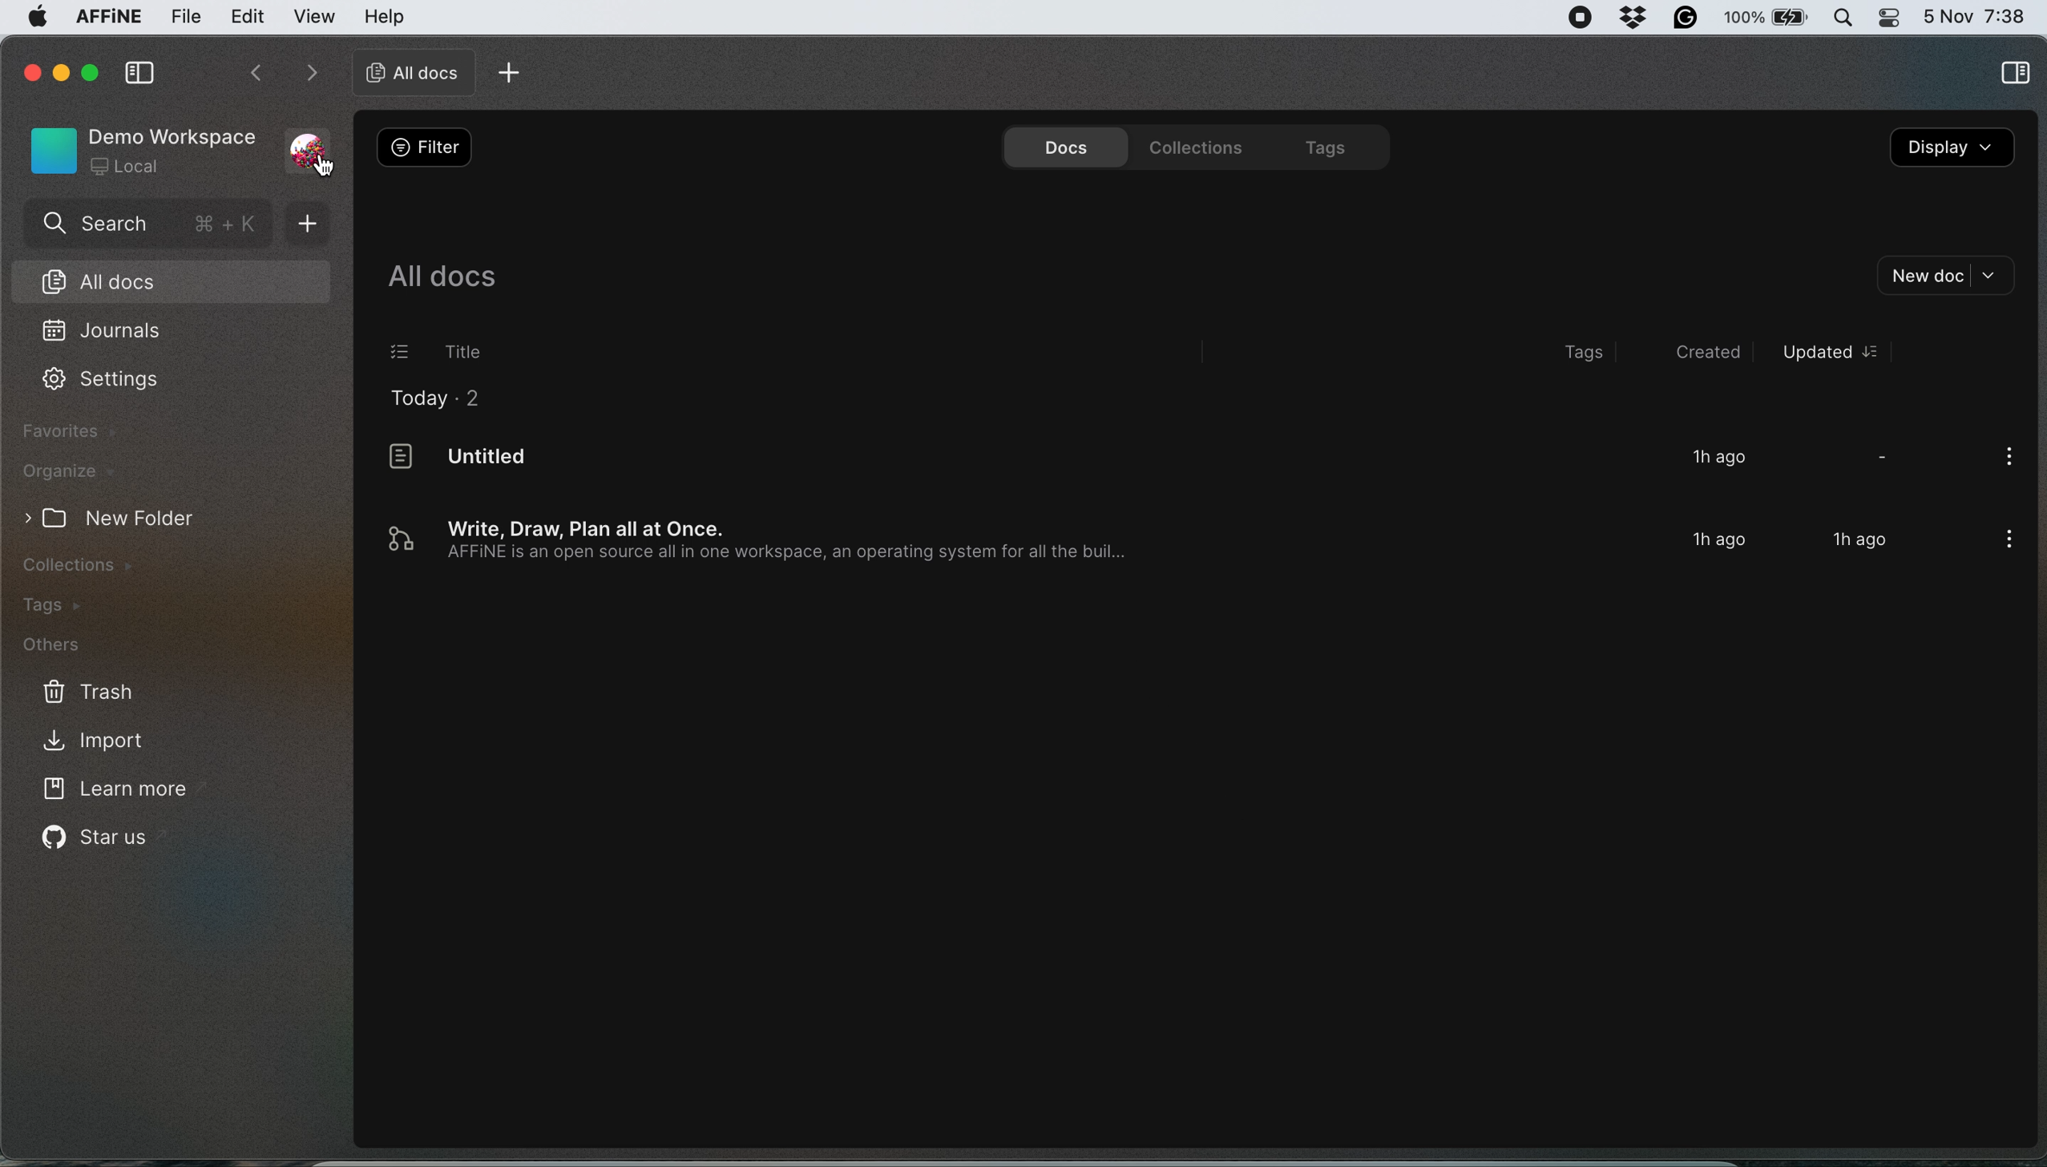 The image size is (2047, 1167). I want to click on collections, so click(1190, 145).